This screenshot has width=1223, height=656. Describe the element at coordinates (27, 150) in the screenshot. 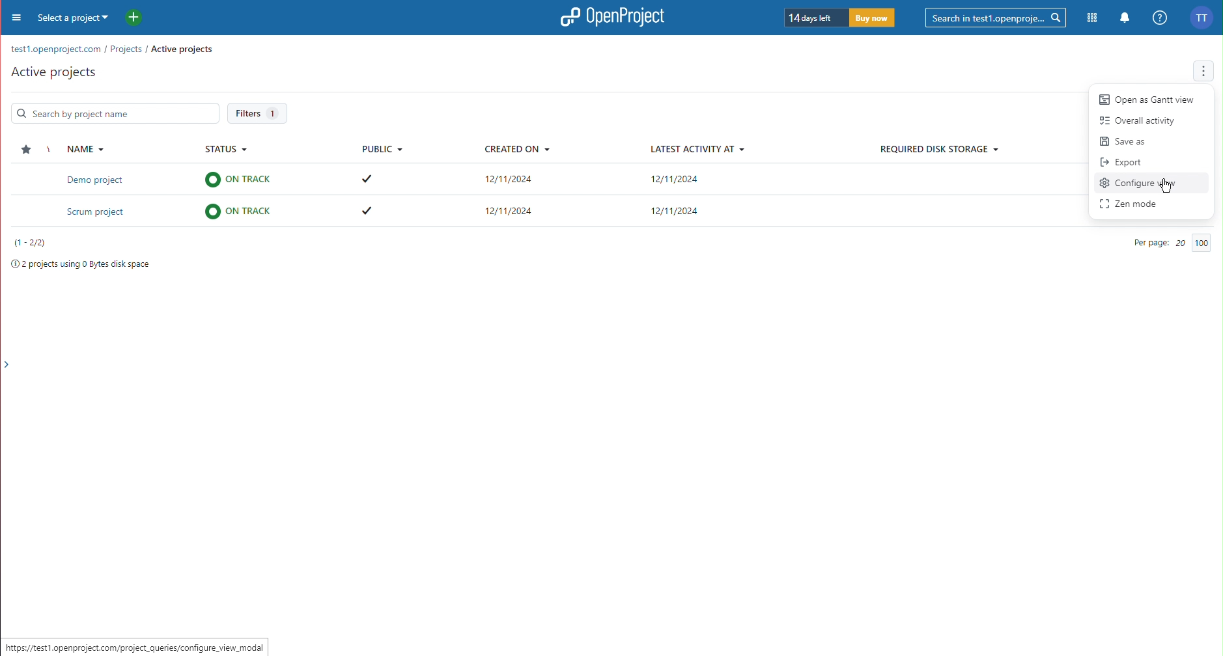

I see `Star` at that location.